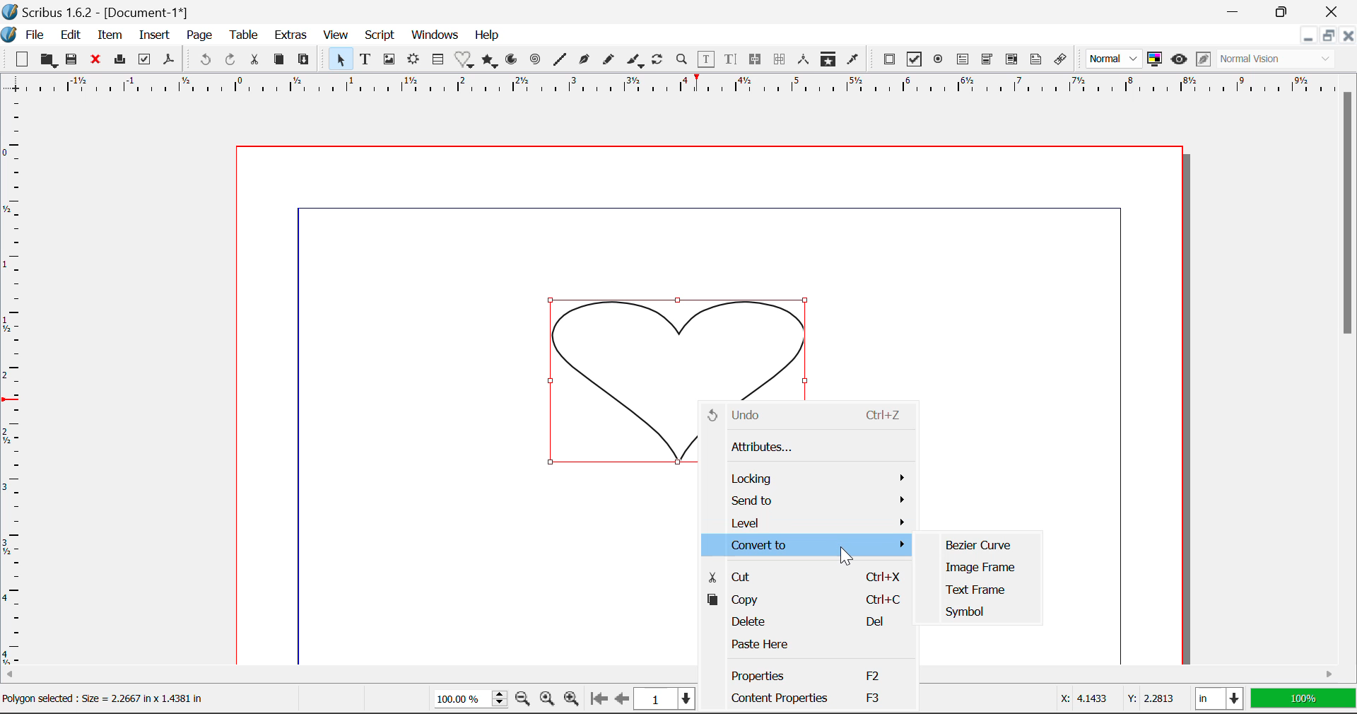 The image size is (1357, 714). What do you see at coordinates (146, 63) in the screenshot?
I see `Preflight Verifier` at bounding box center [146, 63].